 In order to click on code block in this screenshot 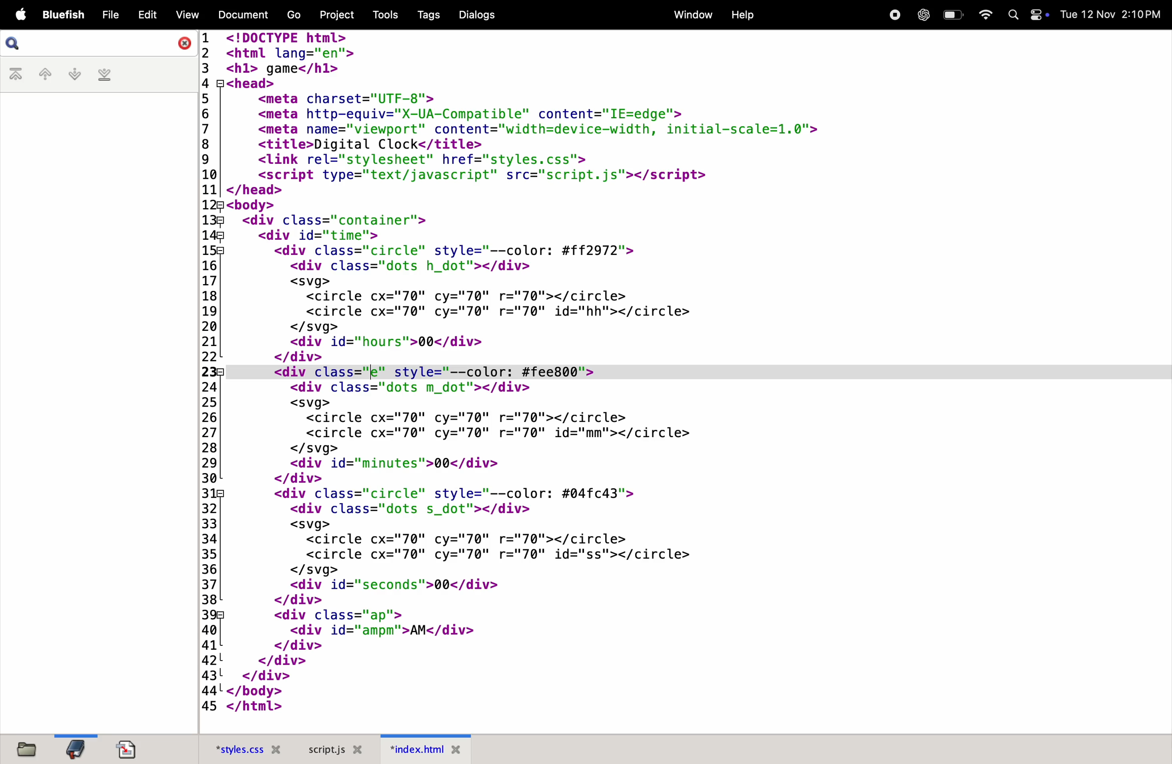, I will do `click(661, 552)`.